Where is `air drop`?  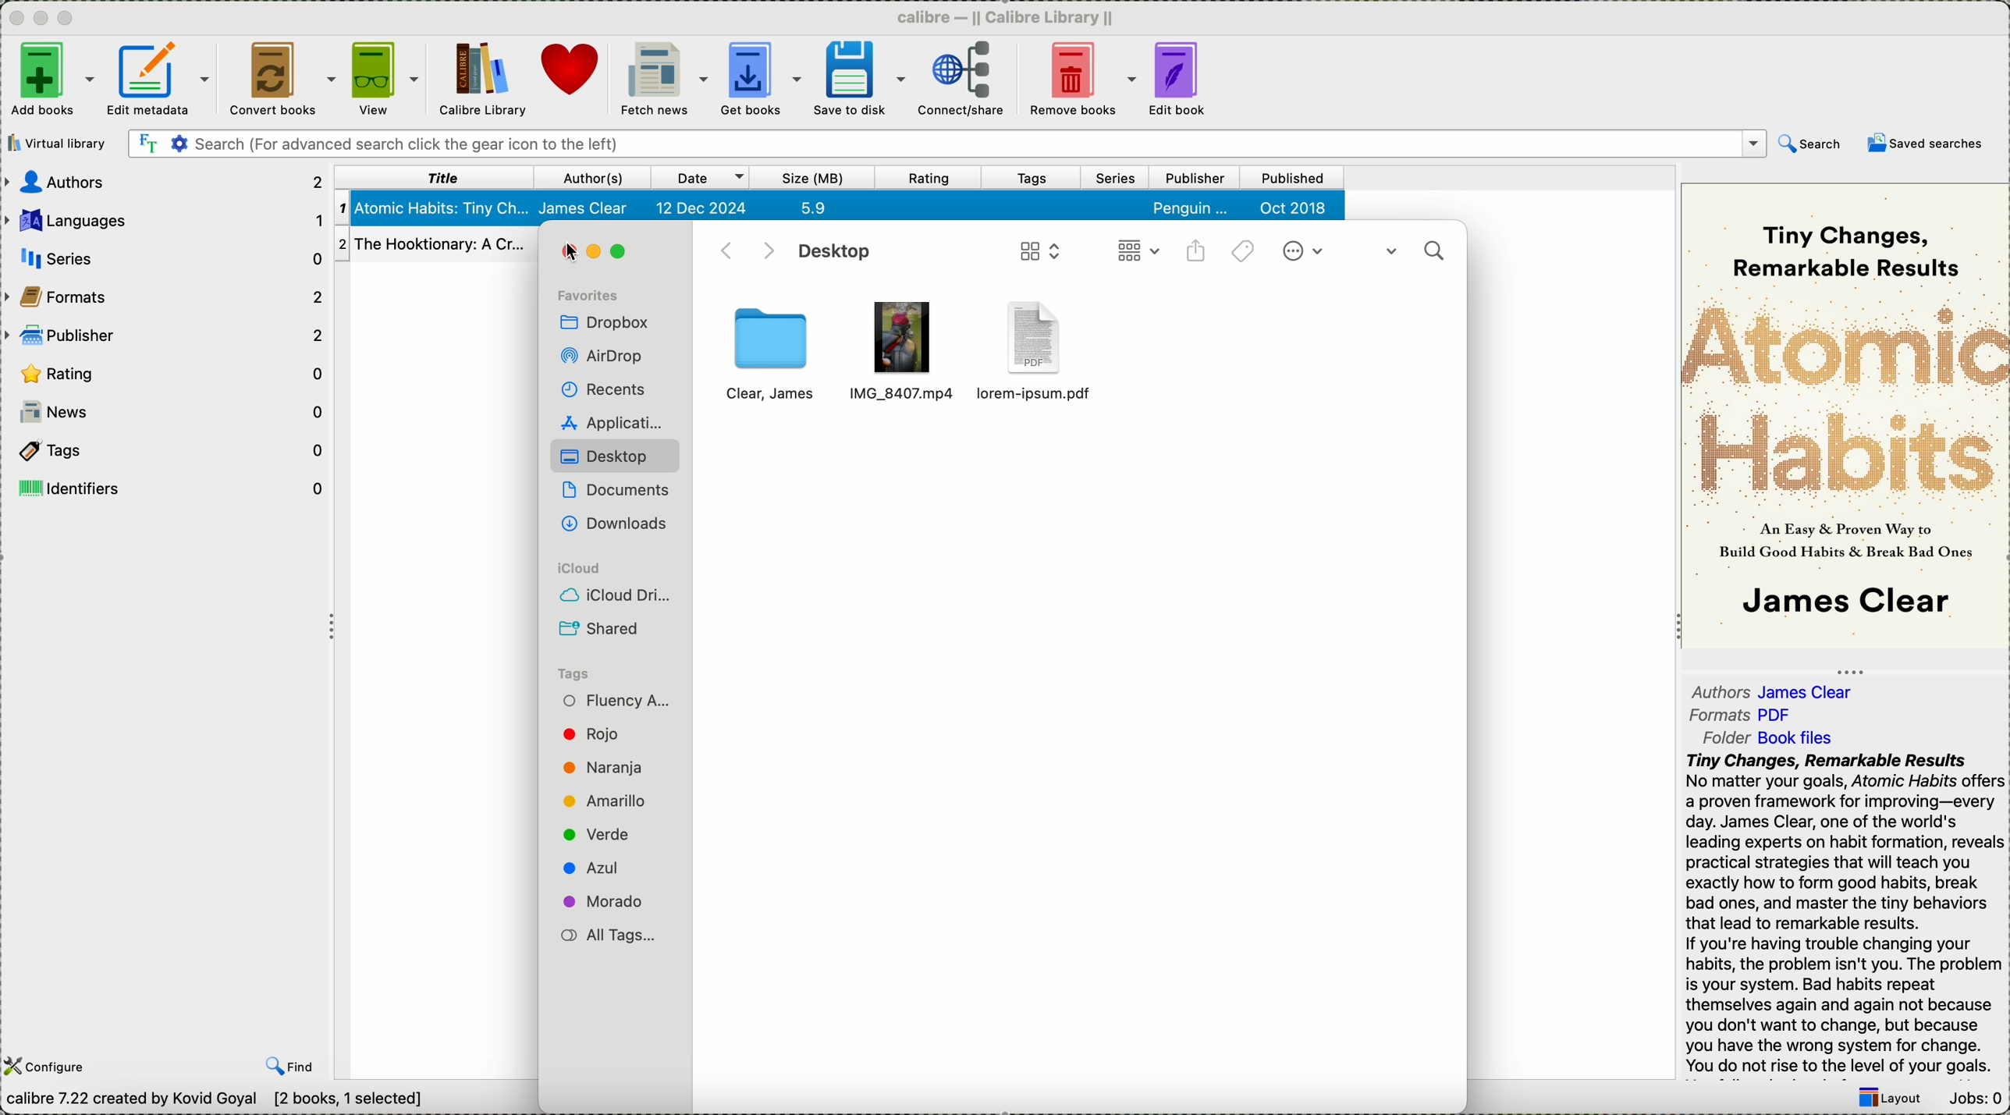 air drop is located at coordinates (609, 352).